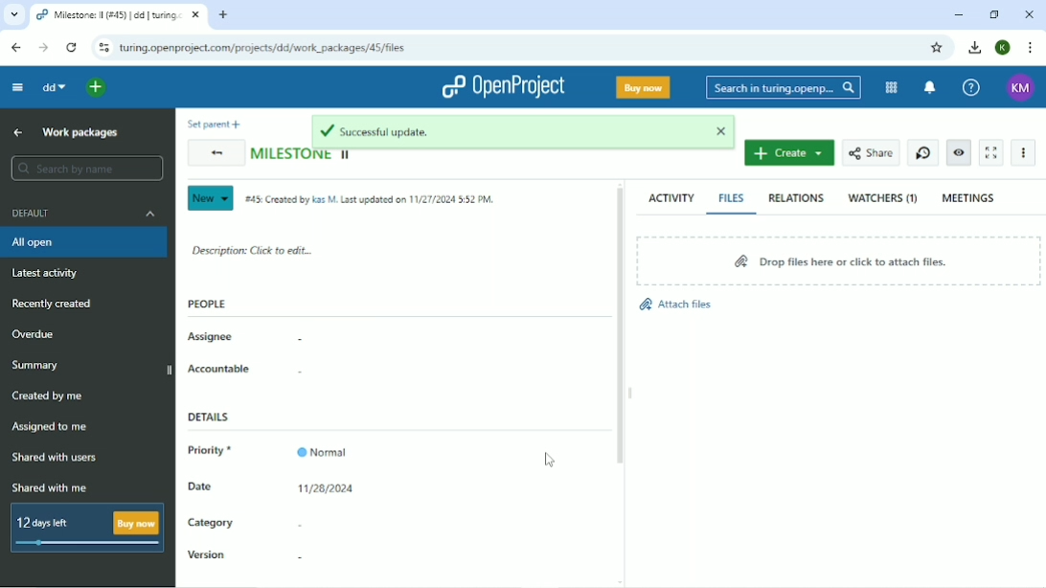 This screenshot has width=1046, height=588. I want to click on Version, so click(208, 556).